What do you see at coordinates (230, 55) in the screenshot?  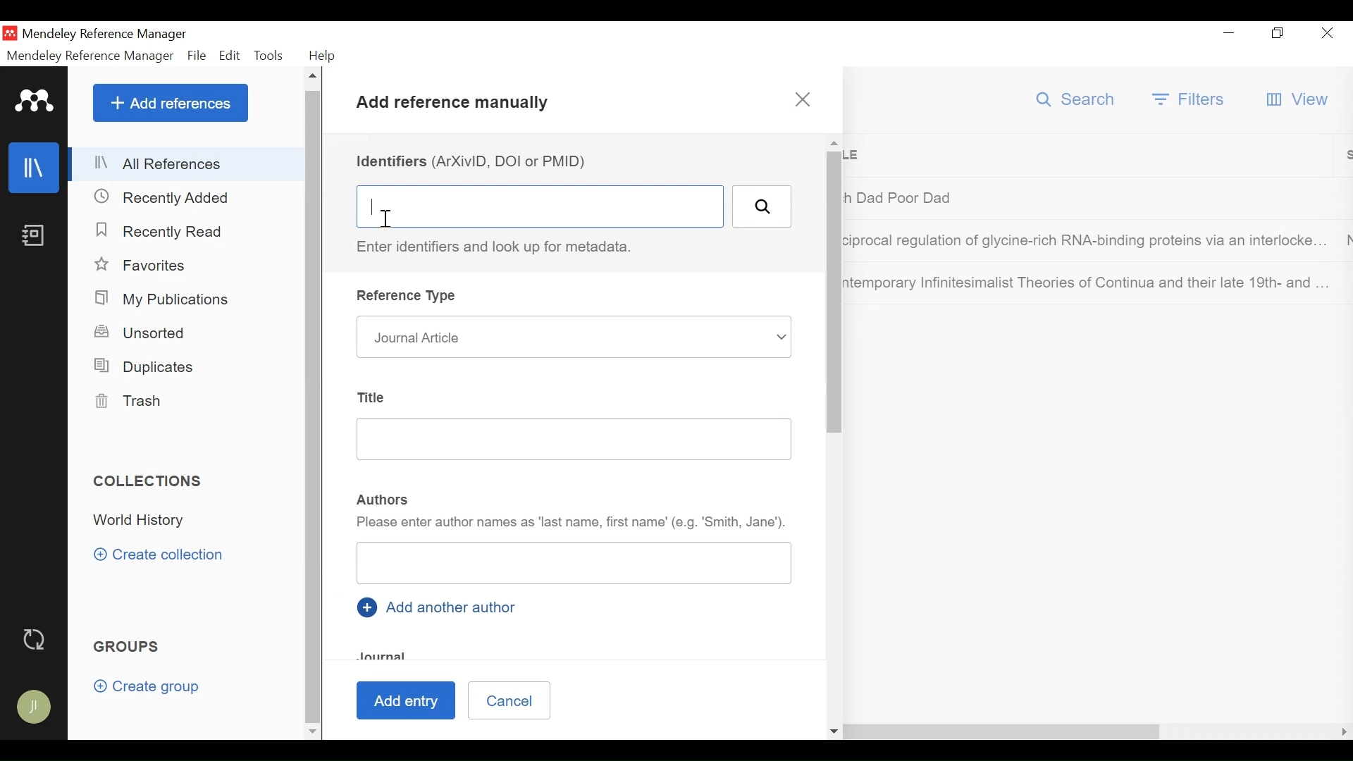 I see `Edit` at bounding box center [230, 55].